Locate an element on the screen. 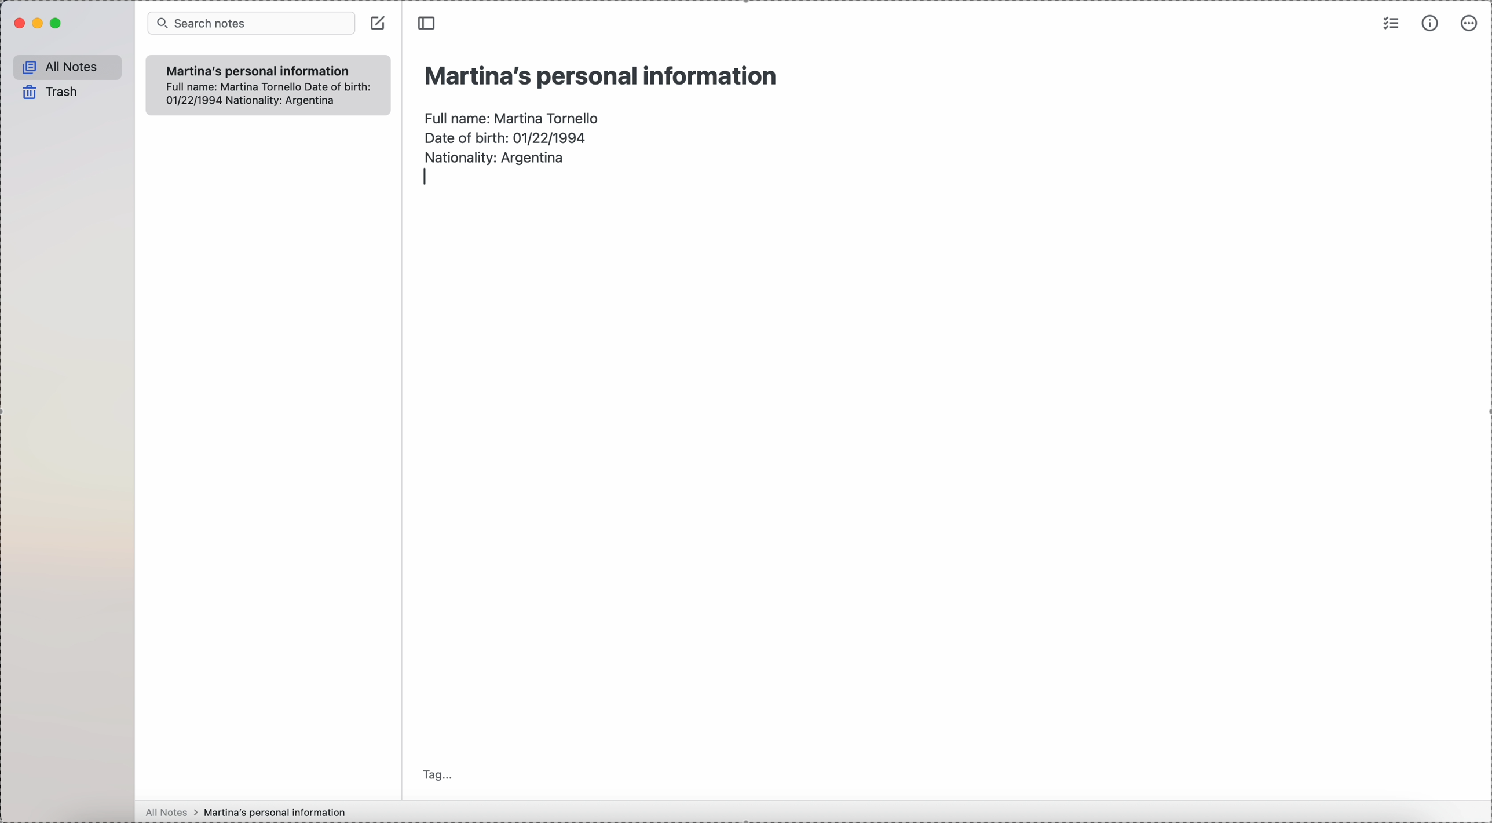 The height and width of the screenshot is (823, 1492). more options is located at coordinates (1468, 24).